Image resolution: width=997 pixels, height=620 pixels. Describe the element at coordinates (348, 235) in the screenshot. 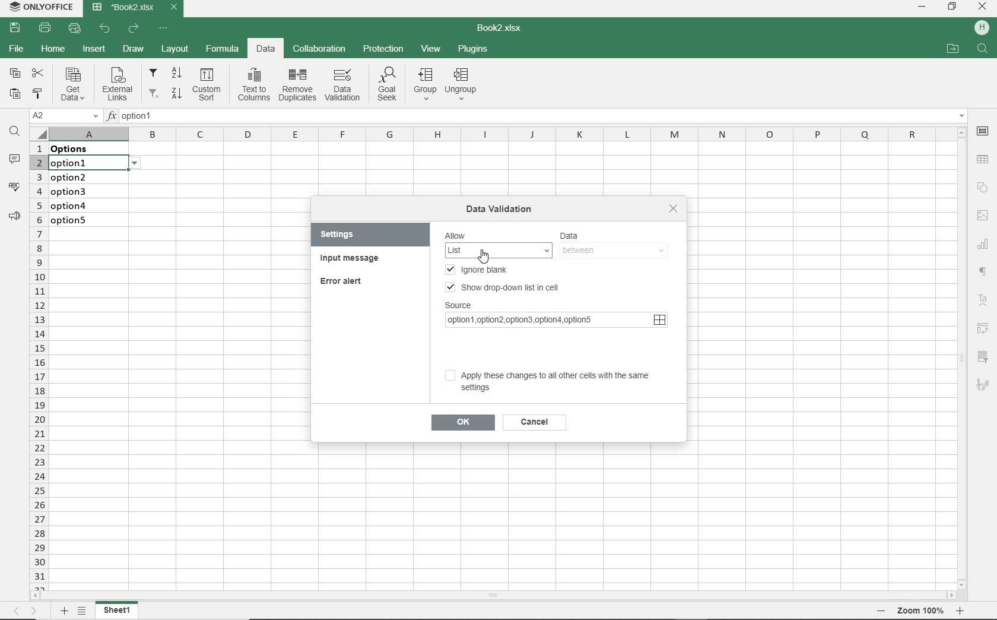

I see `SETTINGS` at that location.